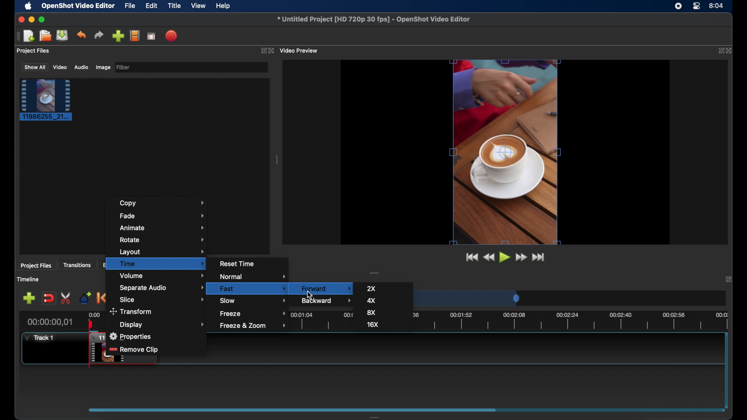  I want to click on transform, so click(132, 311).